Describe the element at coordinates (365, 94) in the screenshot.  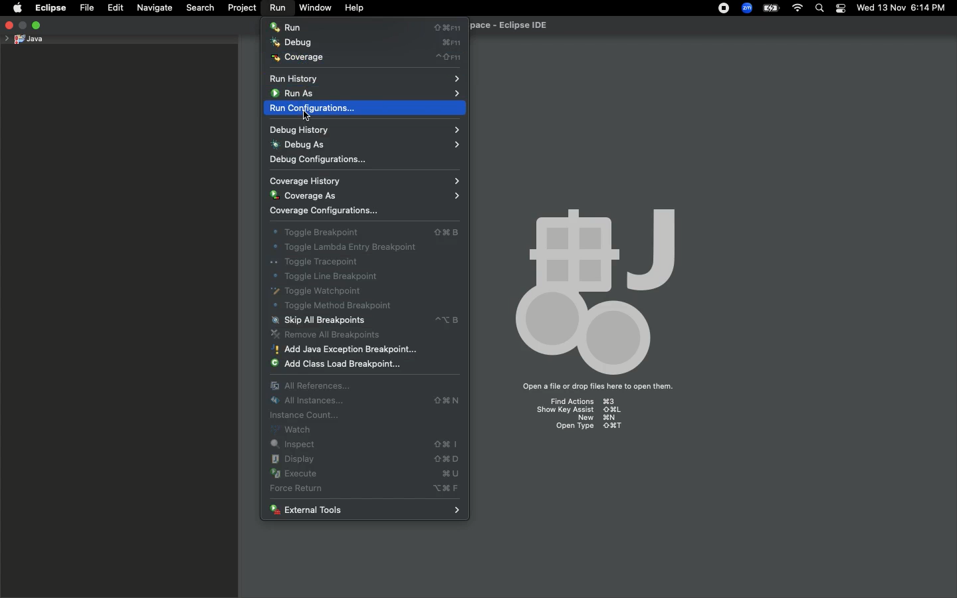
I see `Run as` at that location.